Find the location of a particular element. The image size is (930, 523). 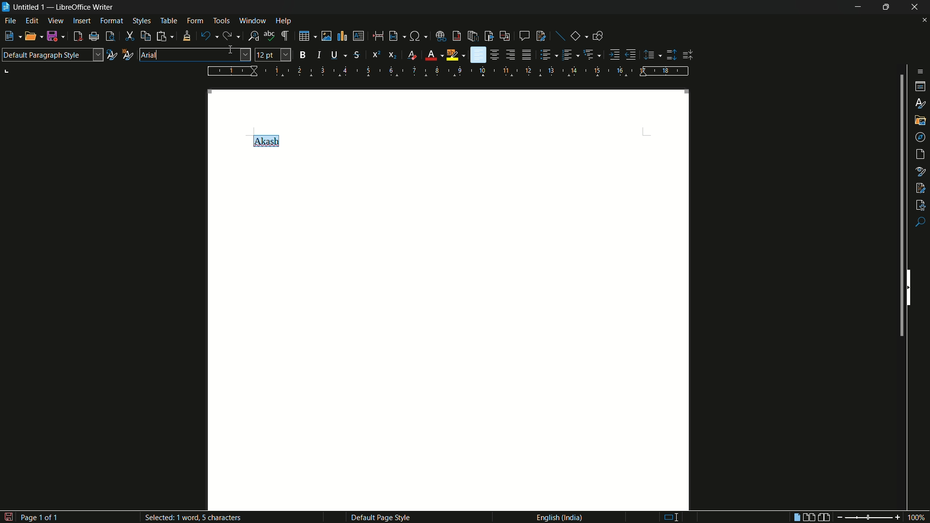

new file is located at coordinates (9, 36).